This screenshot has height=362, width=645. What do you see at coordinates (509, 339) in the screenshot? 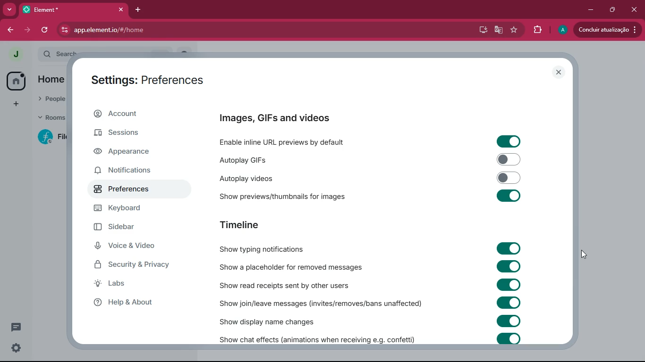
I see `toggle on/off` at bounding box center [509, 339].